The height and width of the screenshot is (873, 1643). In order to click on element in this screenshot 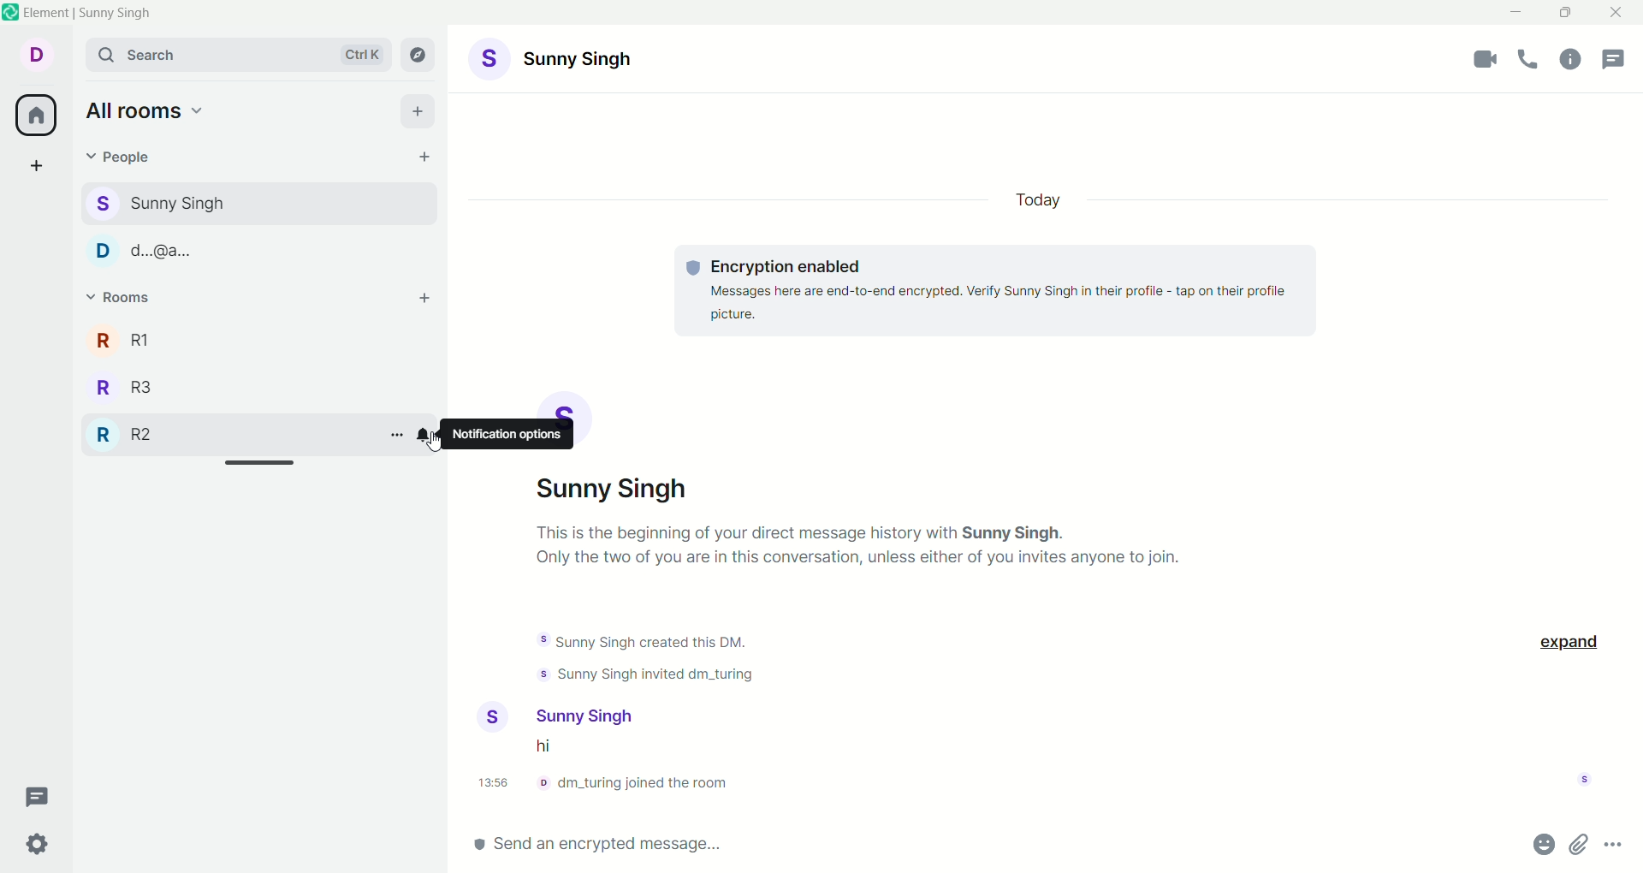, I will do `click(81, 14)`.